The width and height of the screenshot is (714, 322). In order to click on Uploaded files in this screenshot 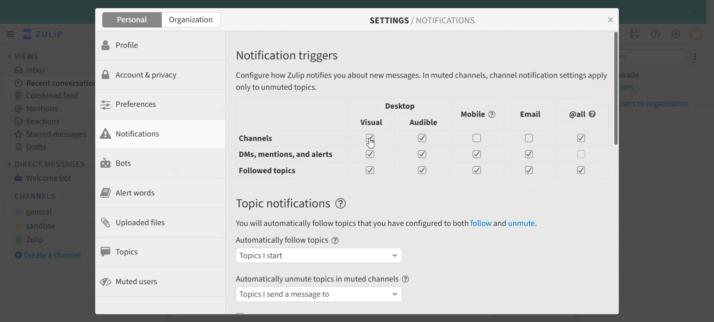, I will do `click(151, 222)`.